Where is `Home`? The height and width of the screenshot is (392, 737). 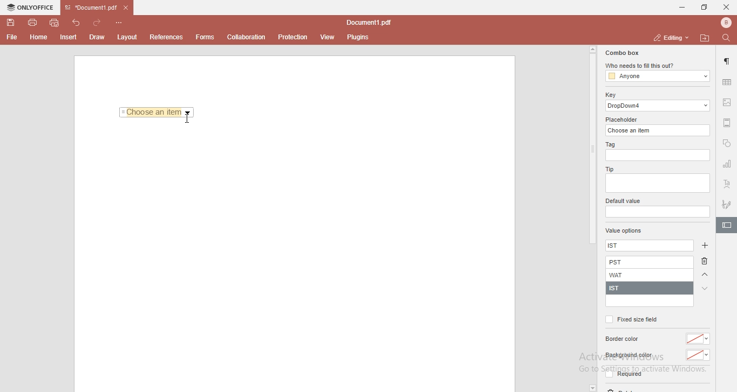 Home is located at coordinates (39, 39).